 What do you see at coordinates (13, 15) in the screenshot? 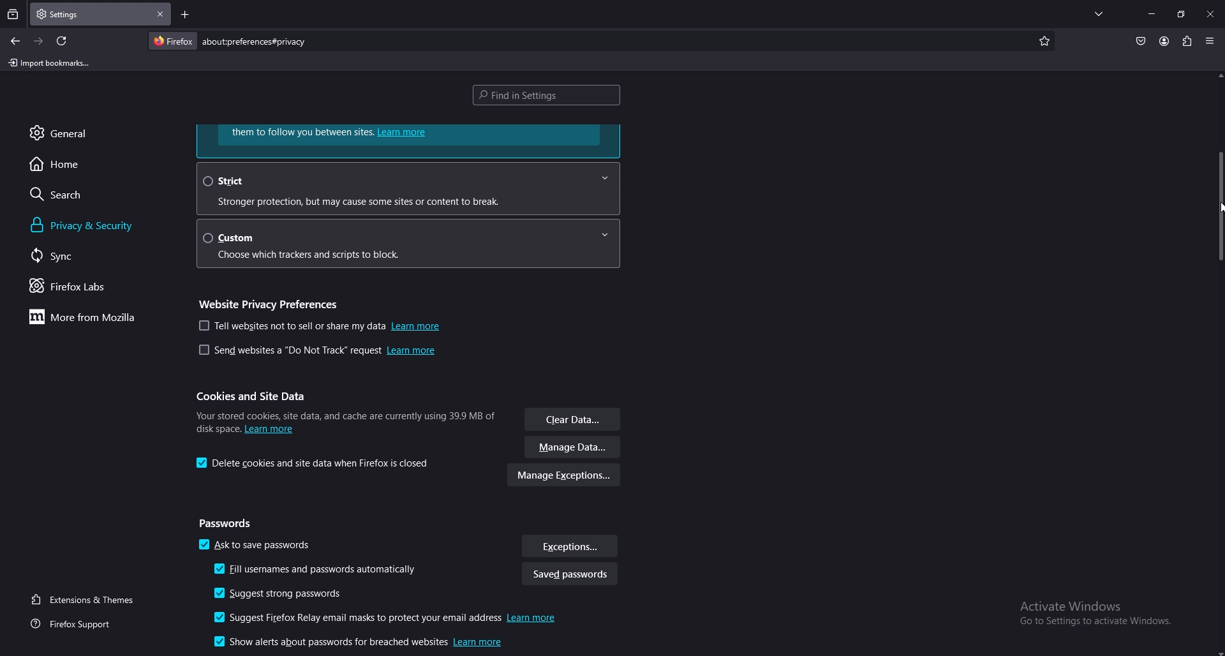
I see `recent browsing` at bounding box center [13, 15].